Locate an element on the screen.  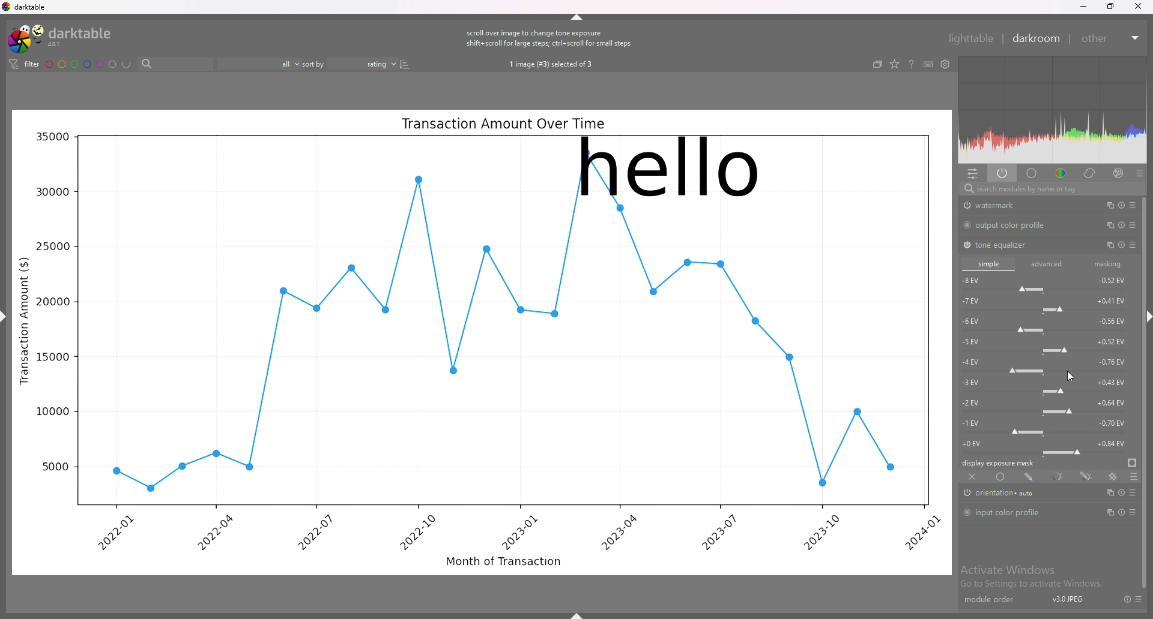
2022-10 is located at coordinates (416, 531).